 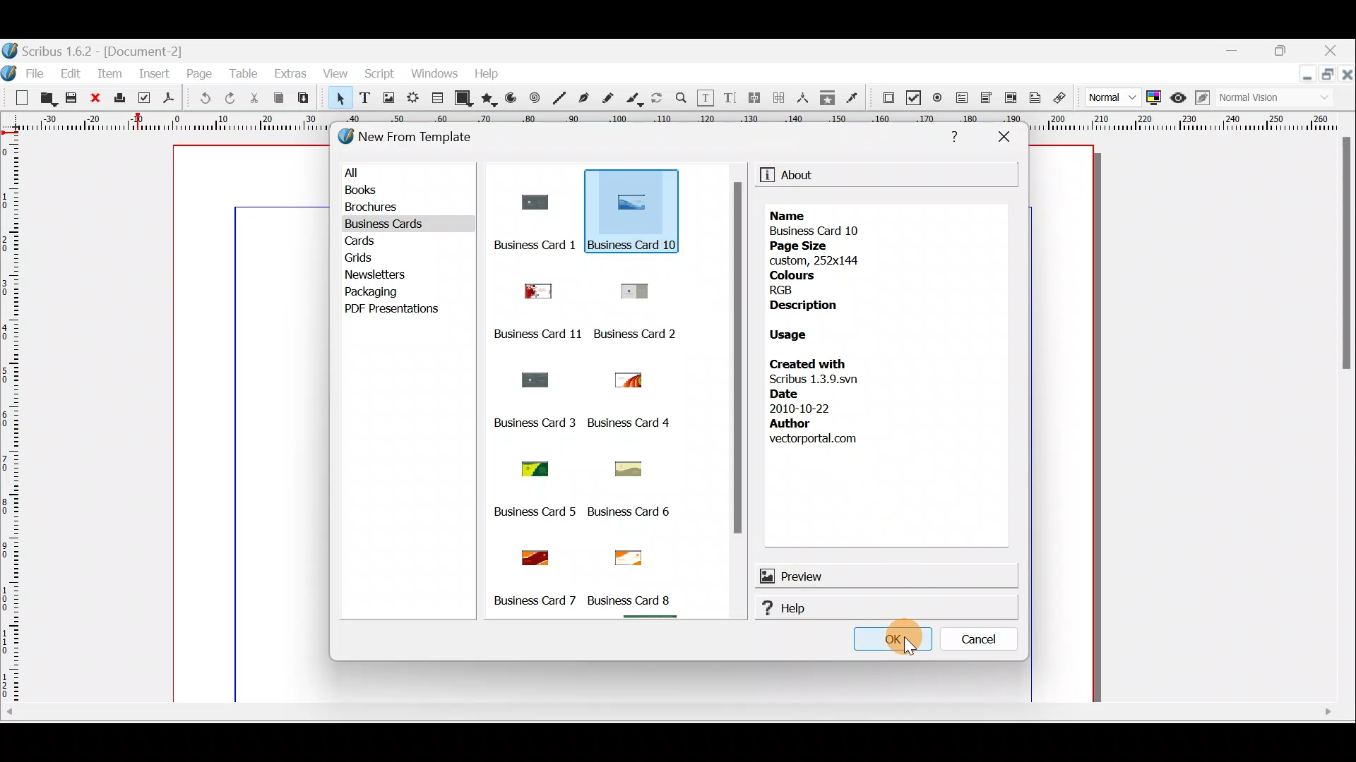 I want to click on Image preview quality, so click(x=1105, y=99).